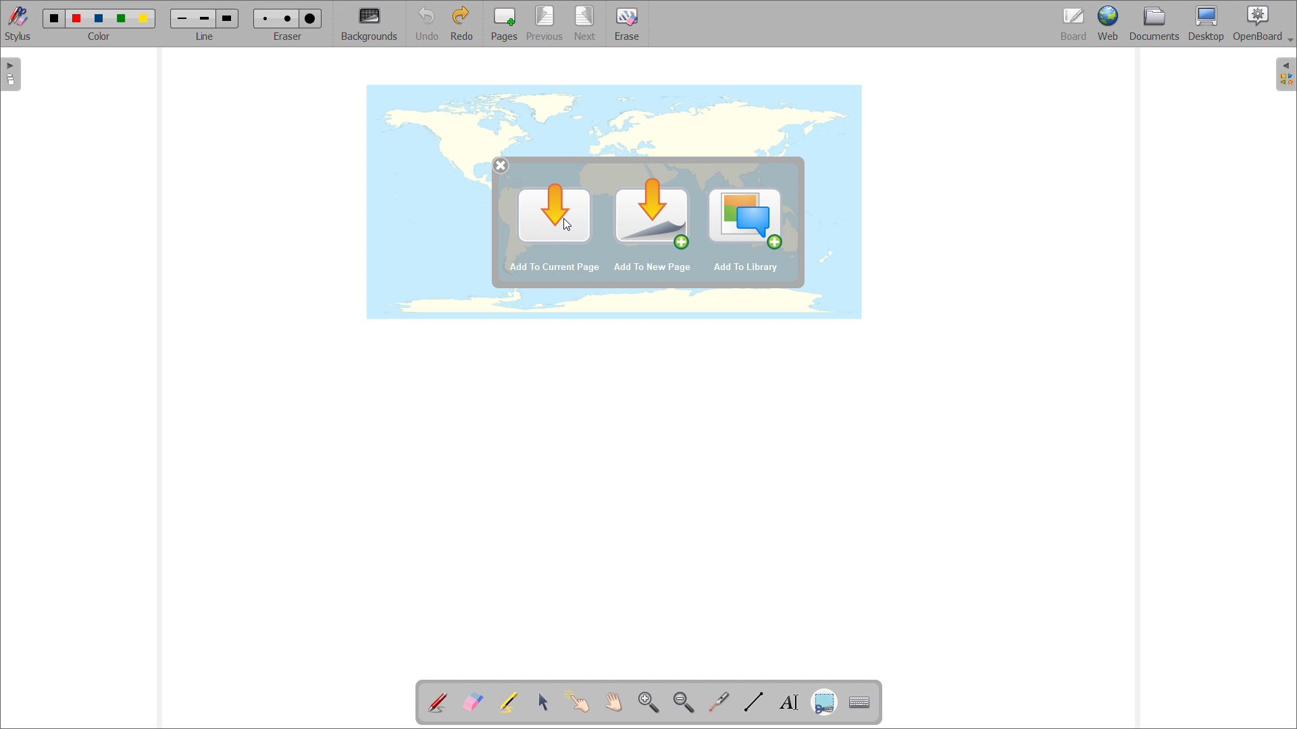 The image size is (1297, 729). Describe the element at coordinates (586, 23) in the screenshot. I see `next page` at that location.